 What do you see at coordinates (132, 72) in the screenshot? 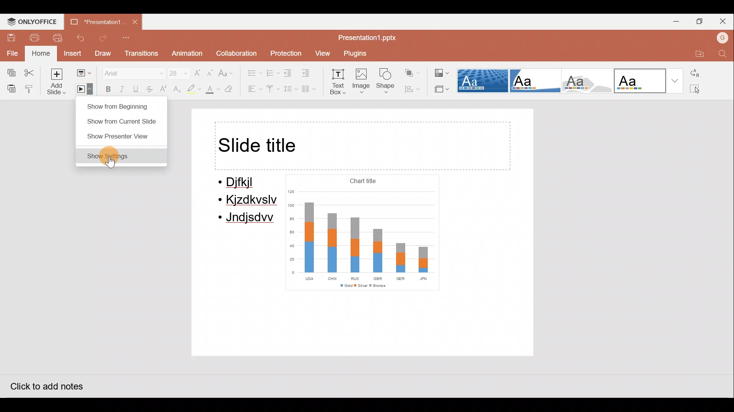
I see `Font name` at bounding box center [132, 72].